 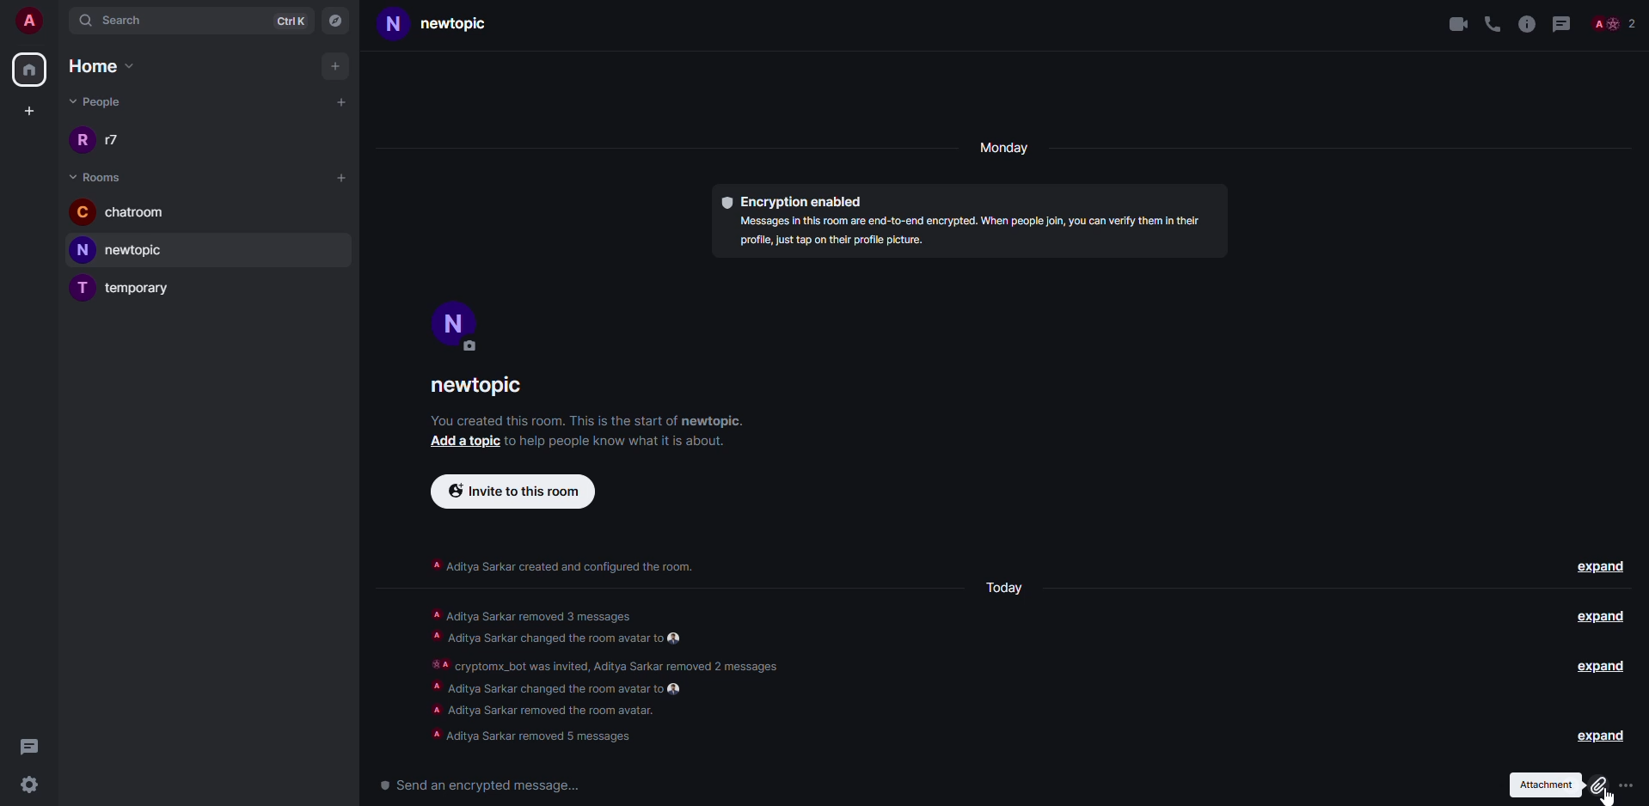 I want to click on people, so click(x=101, y=102).